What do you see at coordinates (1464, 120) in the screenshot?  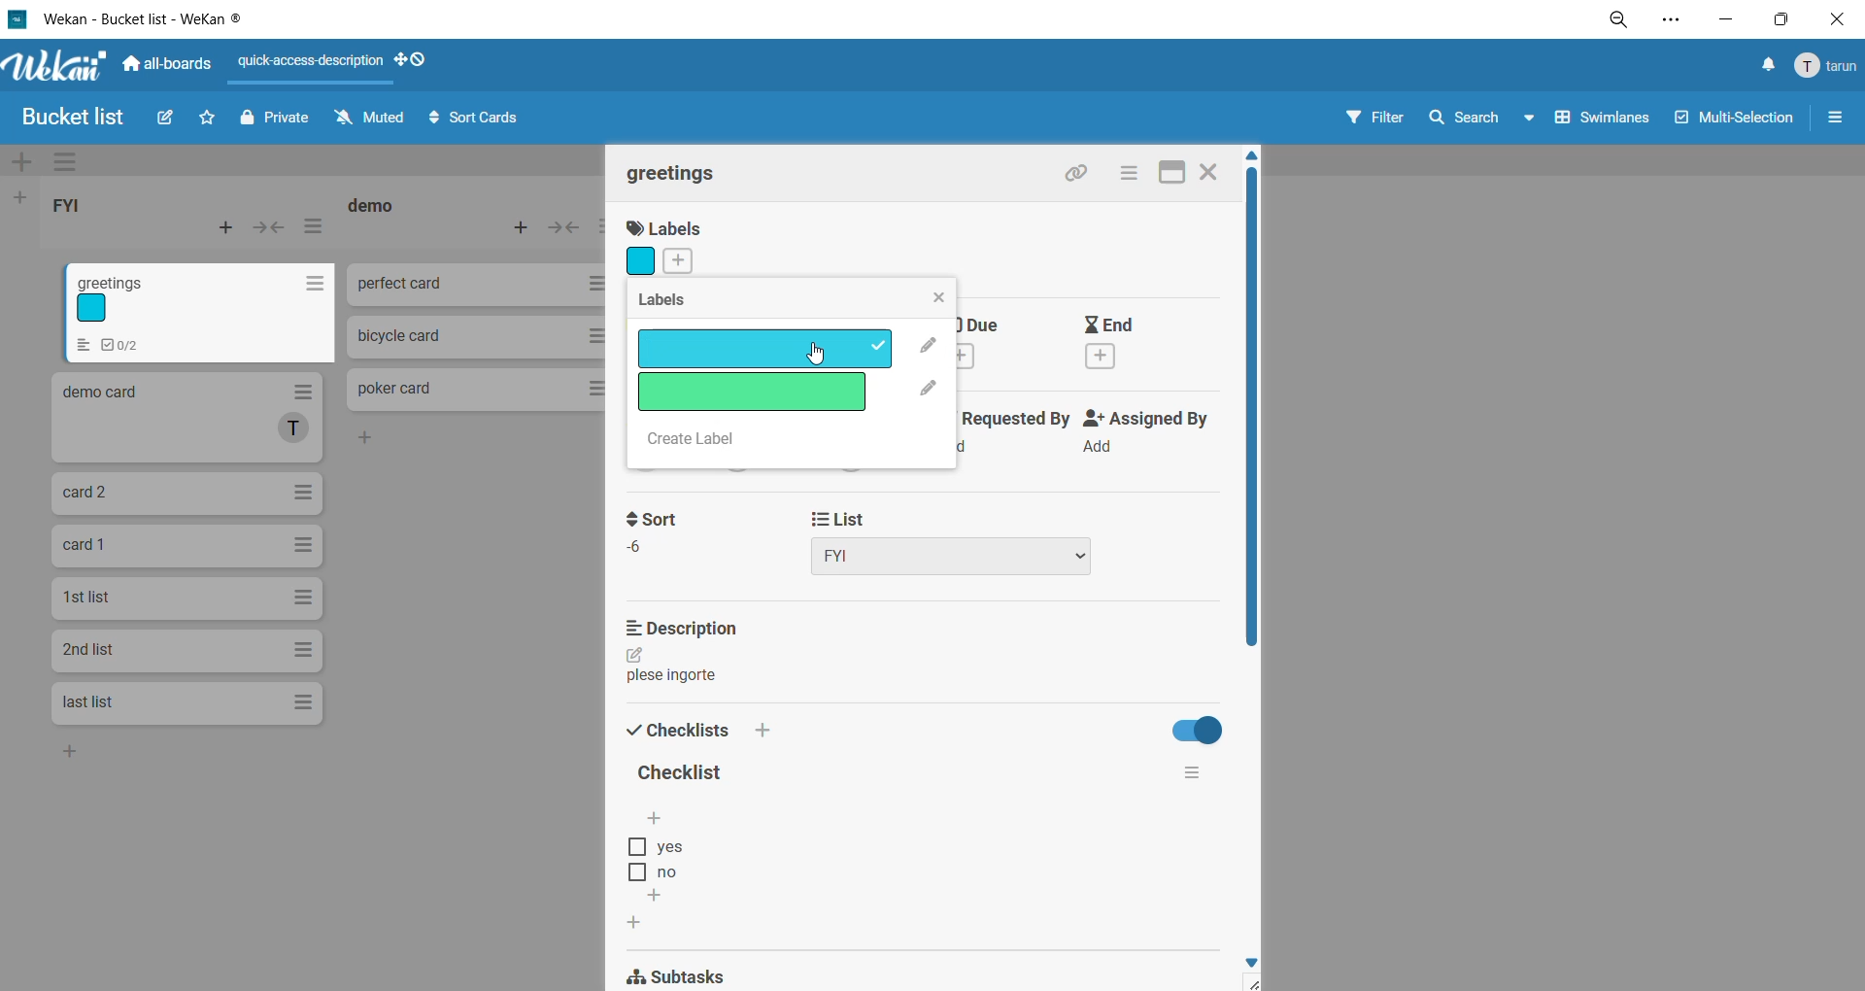 I see `search` at bounding box center [1464, 120].